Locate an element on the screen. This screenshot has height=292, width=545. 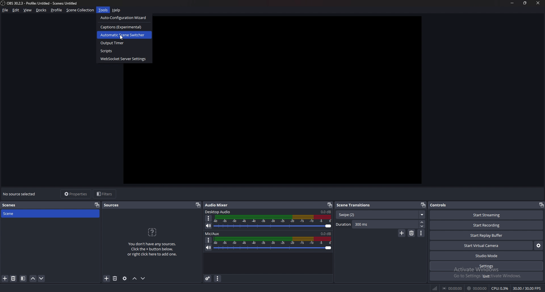
start virtual camera is located at coordinates (482, 246).